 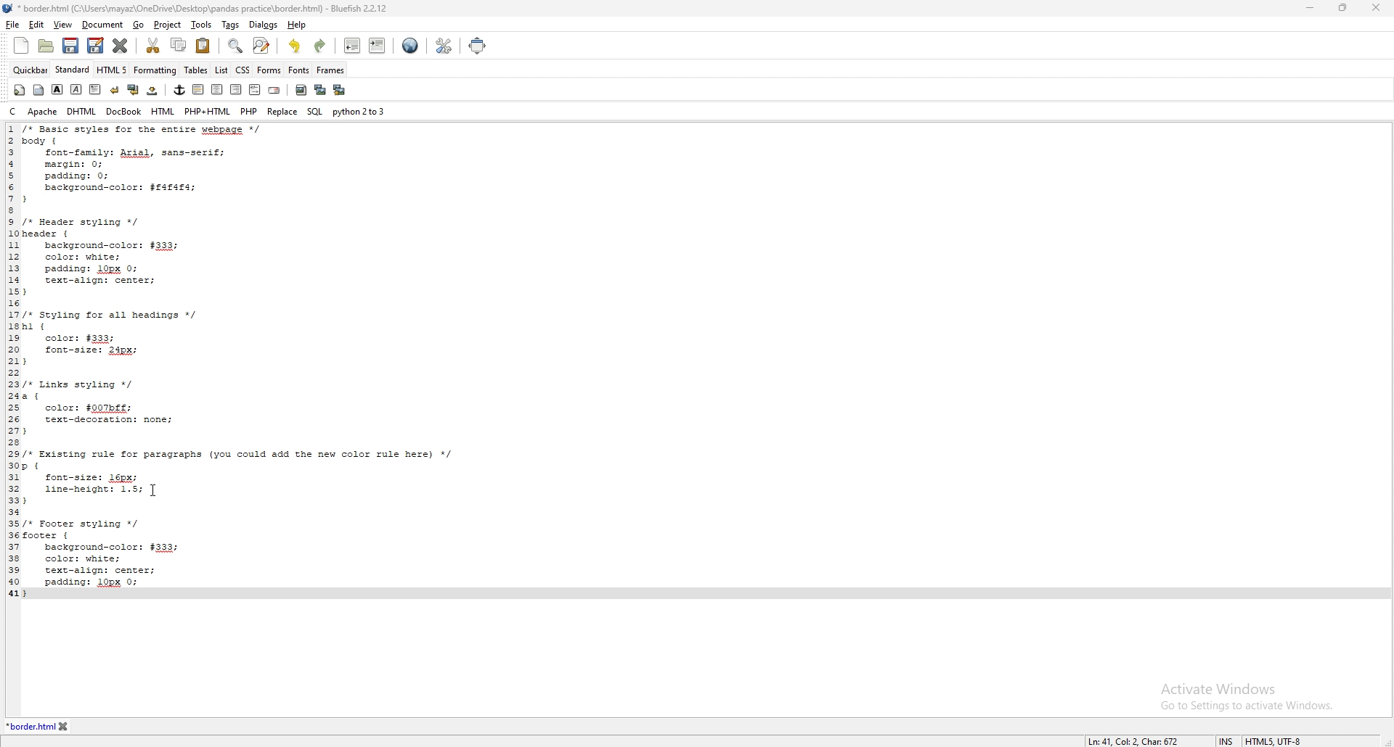 What do you see at coordinates (139, 25) in the screenshot?
I see `go` at bounding box center [139, 25].